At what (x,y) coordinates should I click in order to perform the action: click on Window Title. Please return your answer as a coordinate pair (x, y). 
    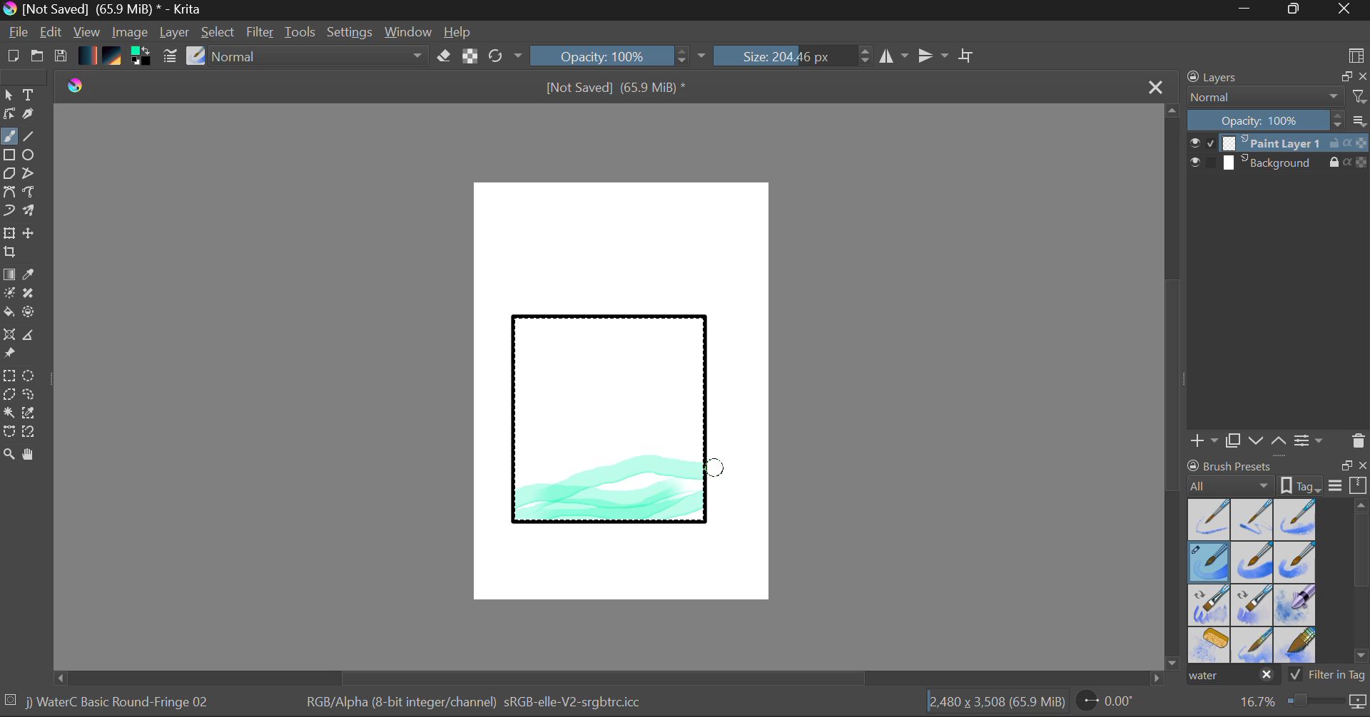
    Looking at the image, I should click on (104, 10).